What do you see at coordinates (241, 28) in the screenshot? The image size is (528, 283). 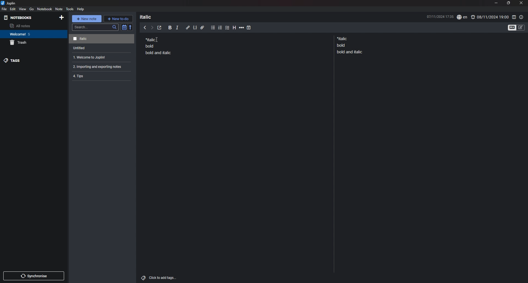 I see `horizontal rule` at bounding box center [241, 28].